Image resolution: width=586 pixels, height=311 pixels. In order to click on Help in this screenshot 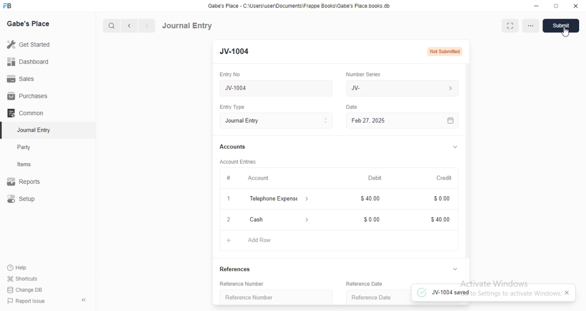, I will do `click(16, 268)`.